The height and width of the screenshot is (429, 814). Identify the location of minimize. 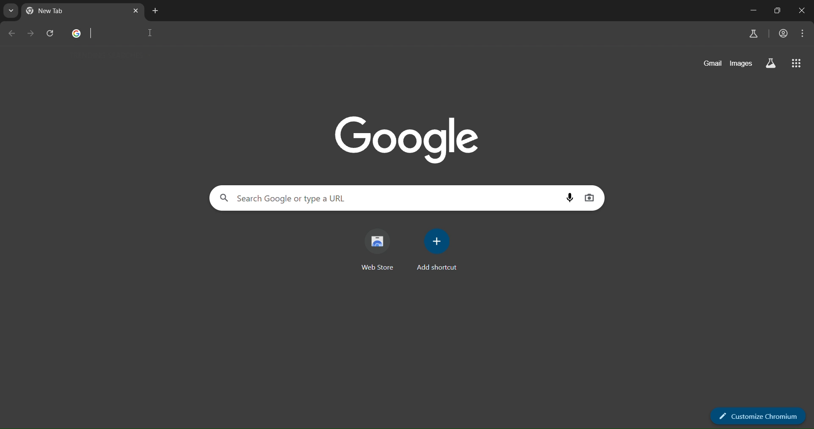
(753, 11).